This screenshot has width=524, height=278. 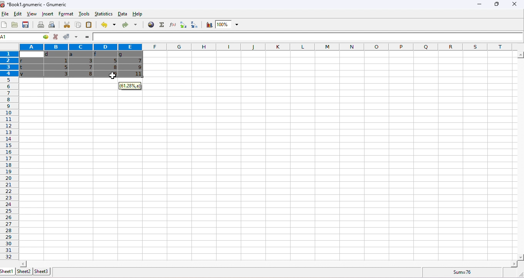 What do you see at coordinates (5, 25) in the screenshot?
I see `new` at bounding box center [5, 25].